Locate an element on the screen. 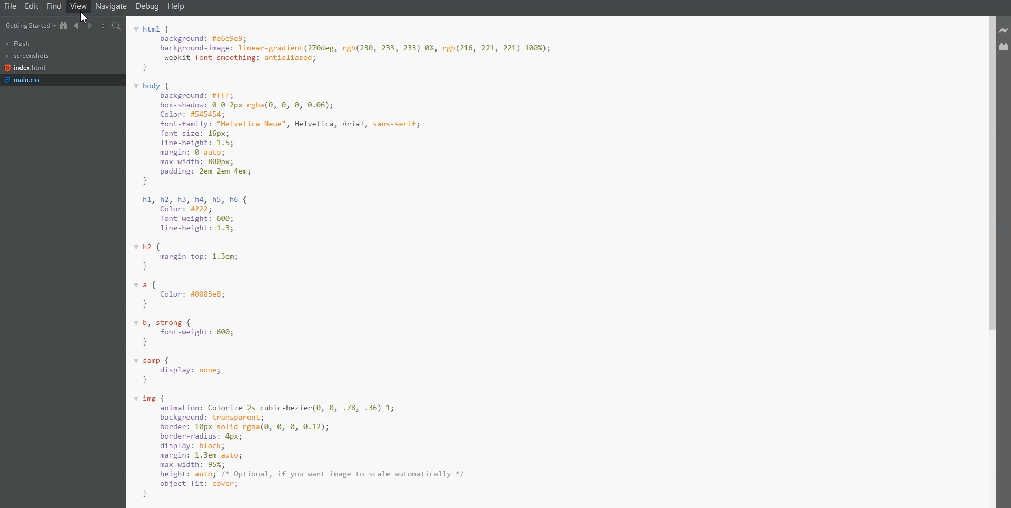 The image size is (1011, 508). File is located at coordinates (10, 6).